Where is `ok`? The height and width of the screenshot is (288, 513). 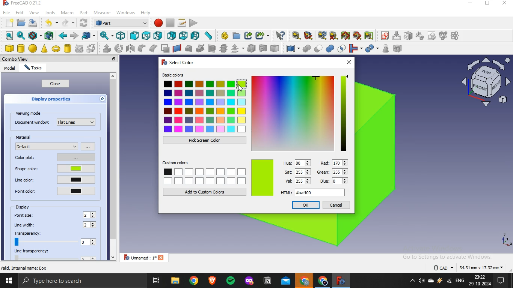 ok is located at coordinates (306, 205).